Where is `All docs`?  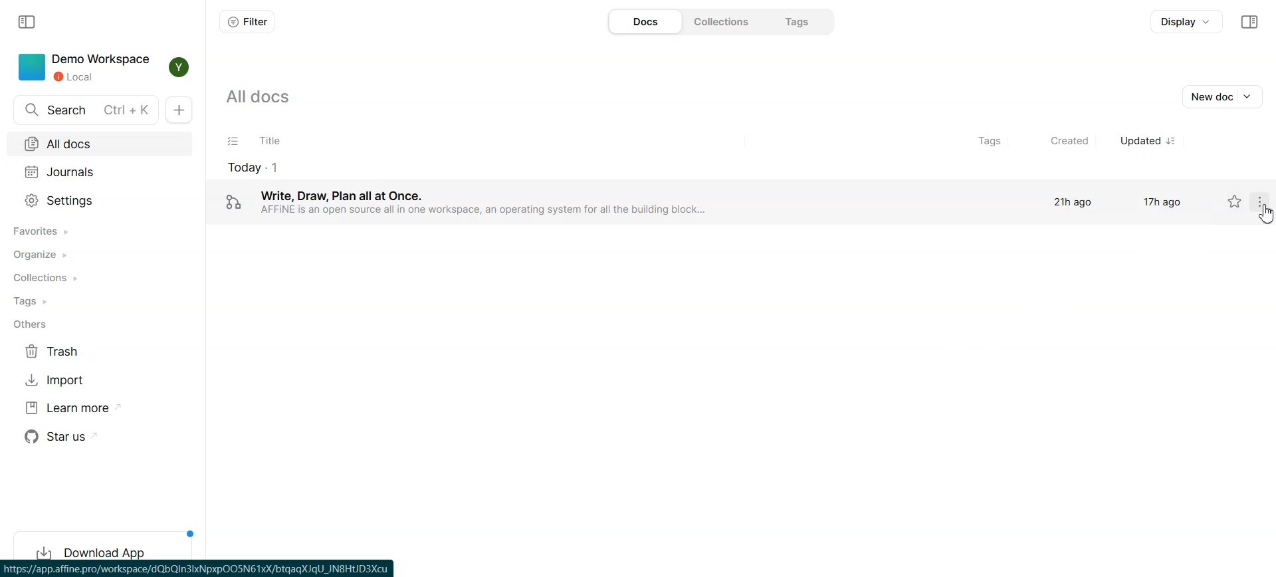
All docs is located at coordinates (99, 145).